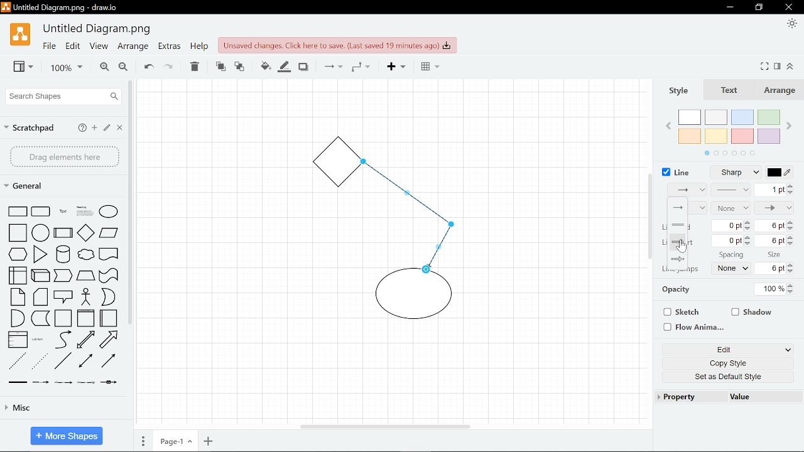 This screenshot has width=804, height=452. I want to click on Undo, so click(147, 67).